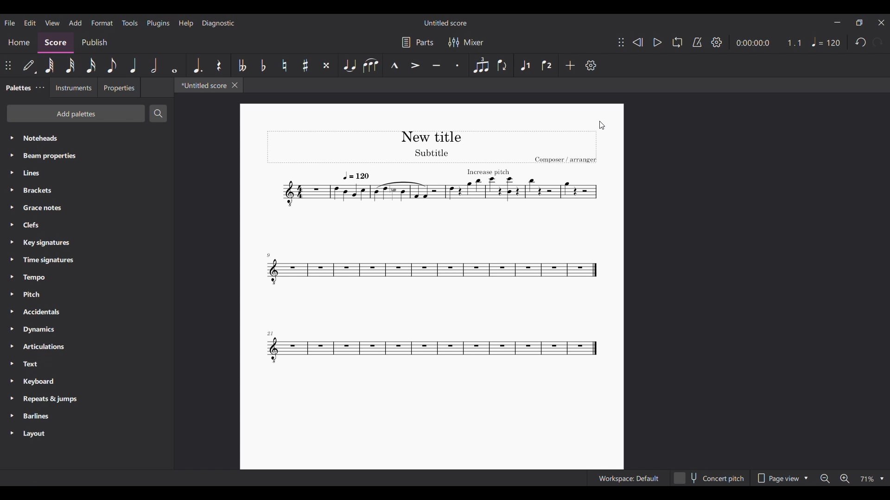 This screenshot has width=890, height=500. I want to click on Dynamics, so click(86, 330).